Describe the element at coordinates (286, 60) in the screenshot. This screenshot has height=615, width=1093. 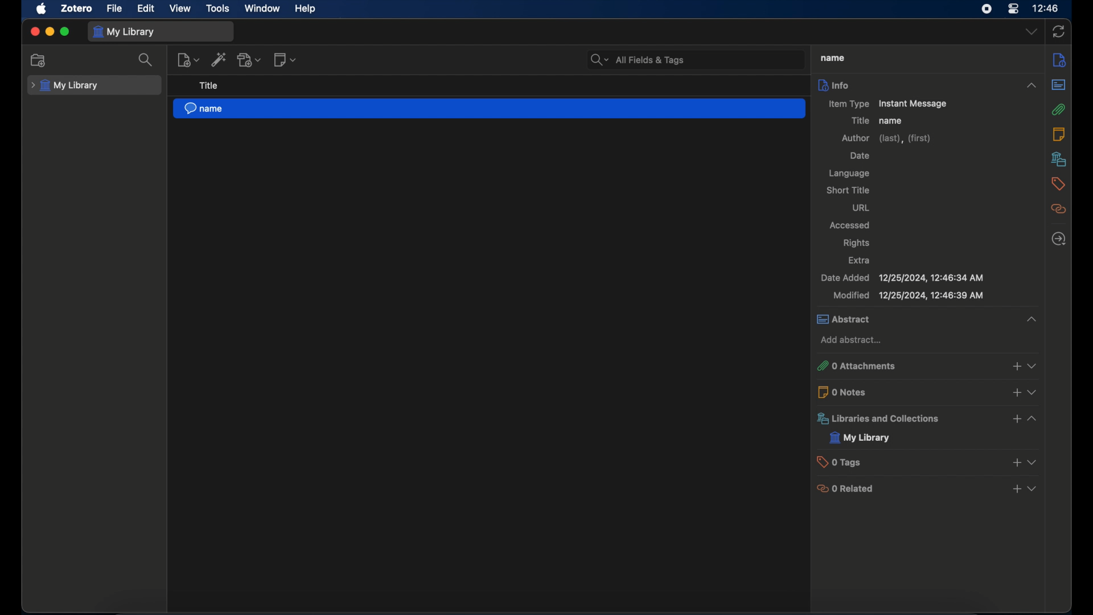
I see `new note` at that location.